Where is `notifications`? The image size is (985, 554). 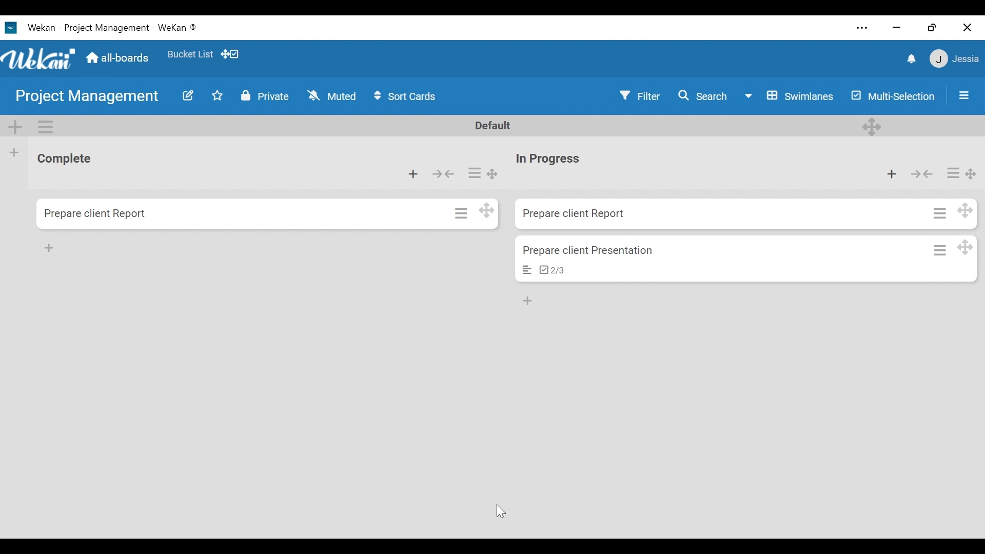 notifications is located at coordinates (903, 58).